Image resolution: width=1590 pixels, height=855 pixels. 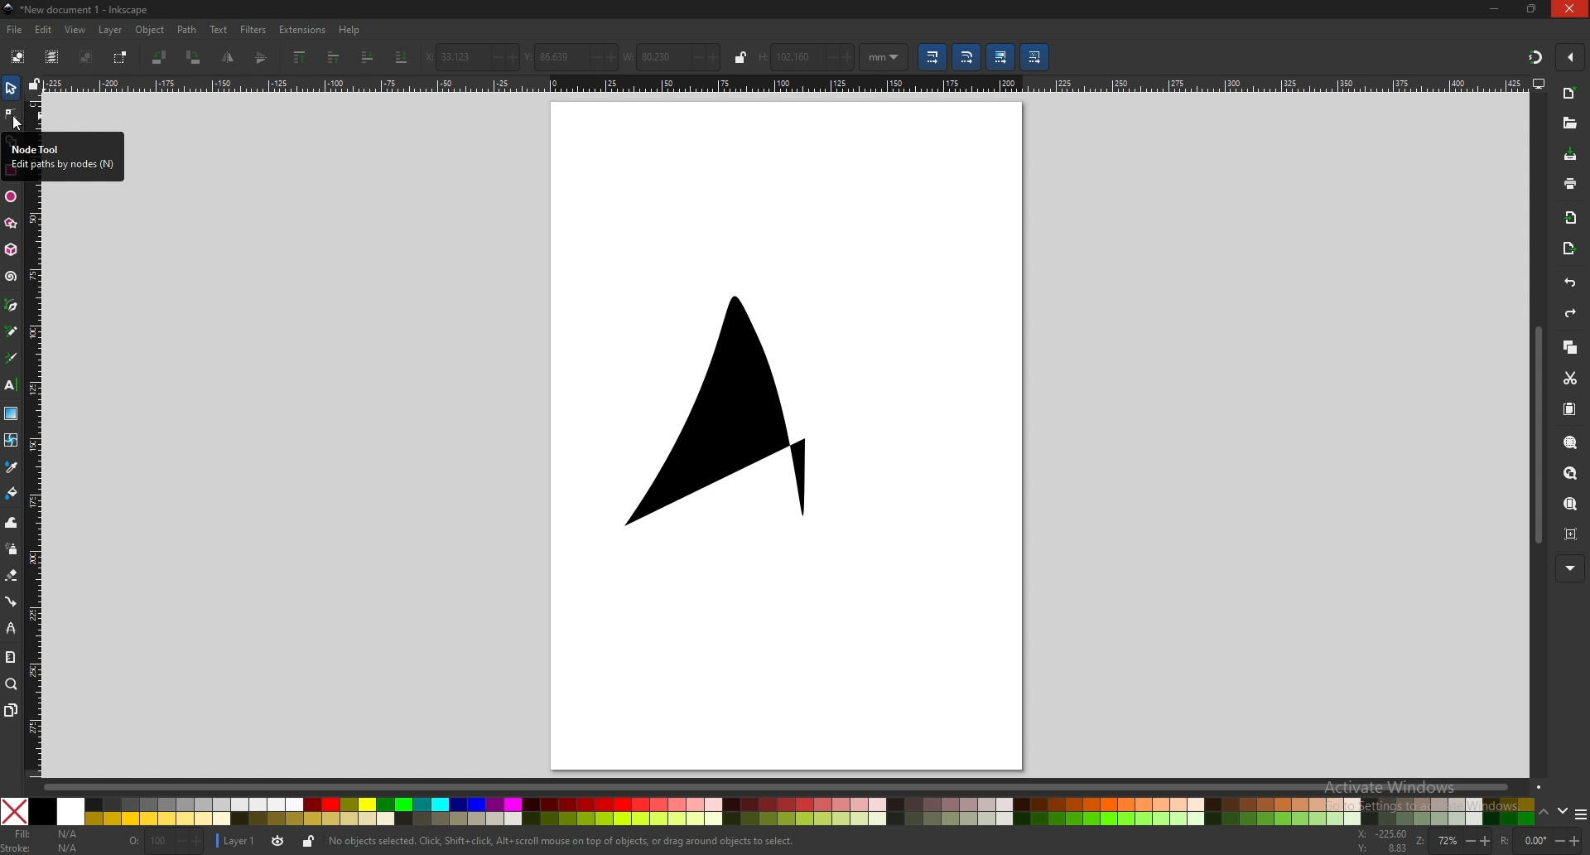 I want to click on lowerselection one step, so click(x=366, y=57).